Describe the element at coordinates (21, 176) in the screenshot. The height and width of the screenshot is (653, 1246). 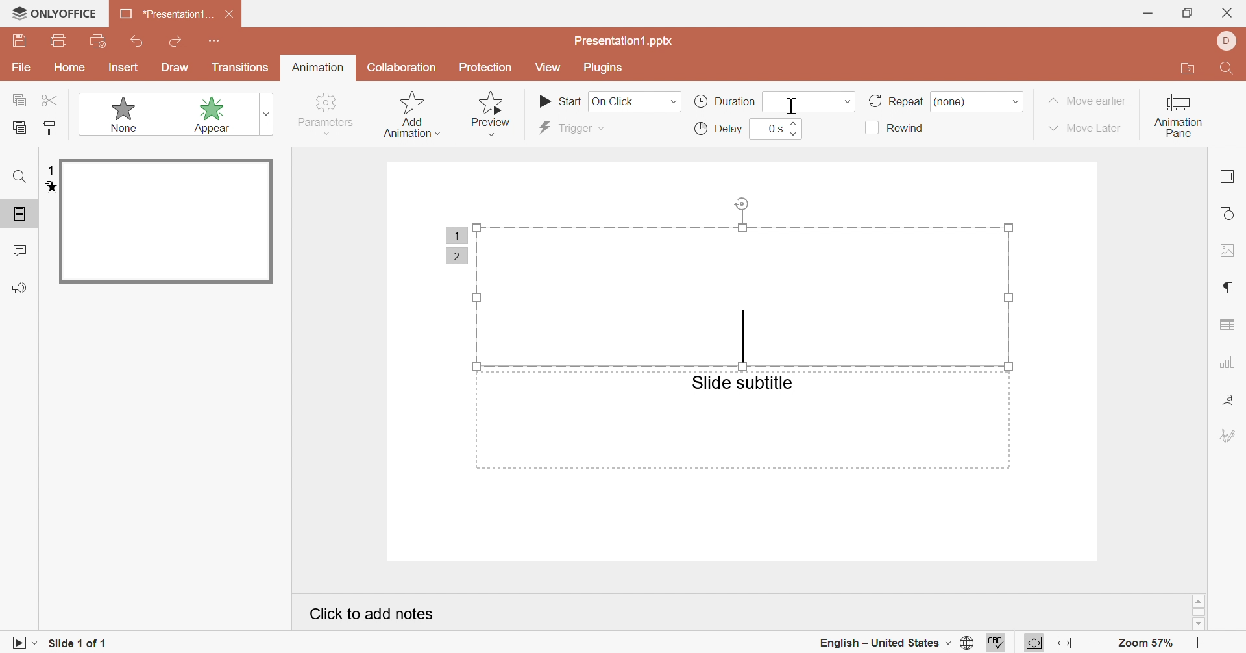
I see `find` at that location.